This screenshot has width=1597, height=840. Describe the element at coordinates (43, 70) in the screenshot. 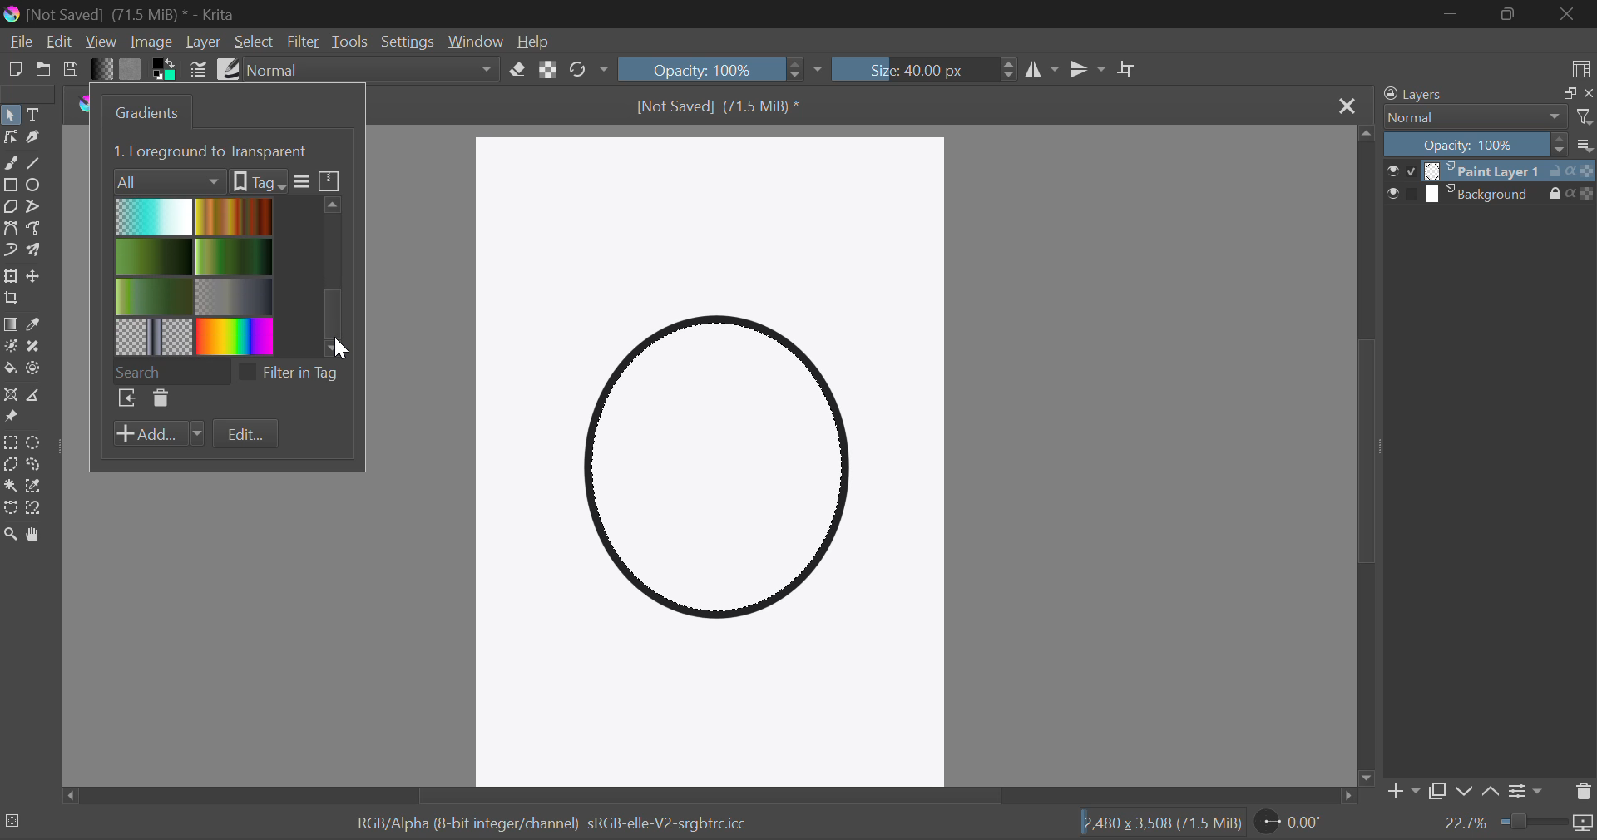

I see `Open` at that location.